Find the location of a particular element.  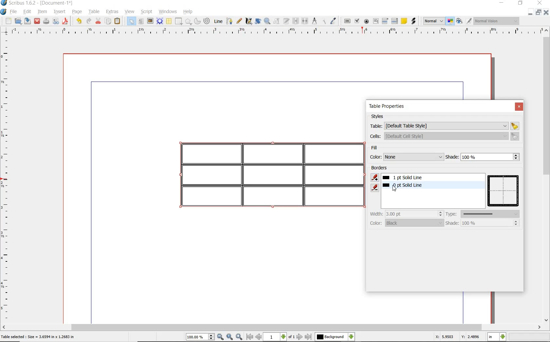

view is located at coordinates (130, 11).